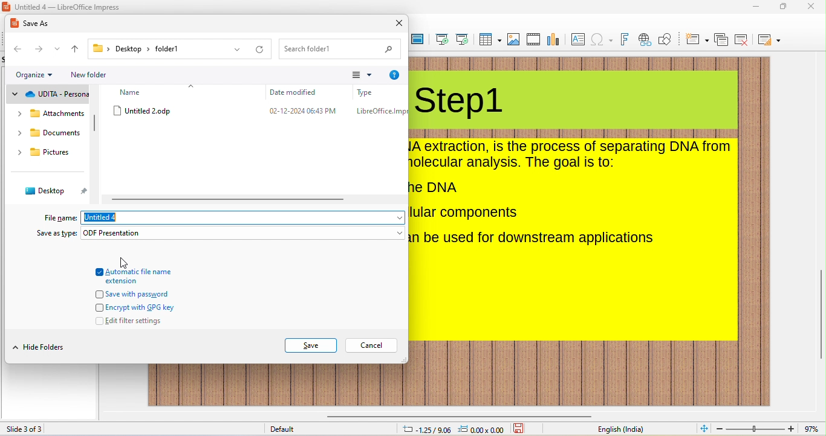  I want to click on Checkbox, so click(99, 307).